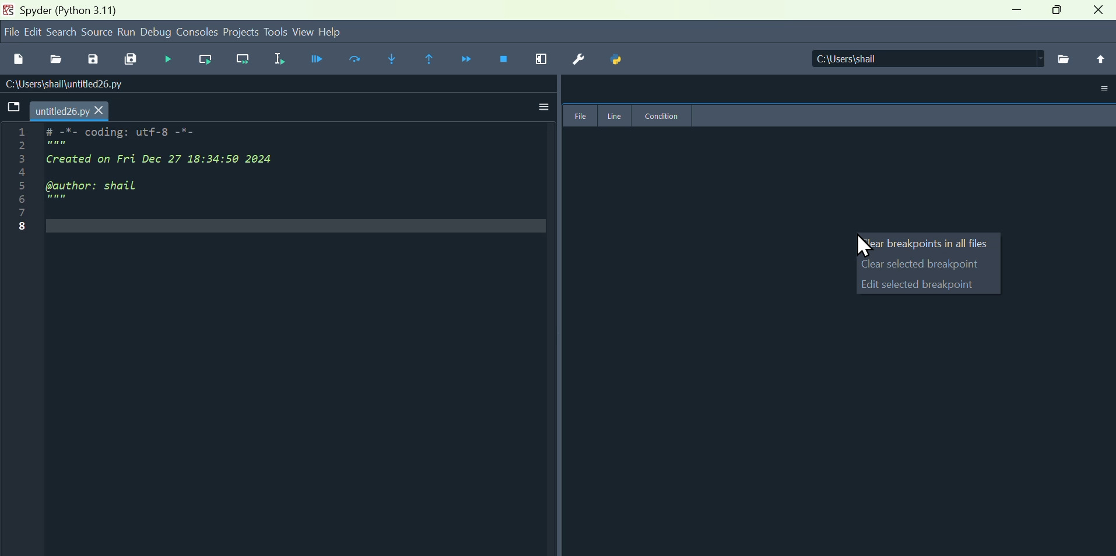 This screenshot has height=556, width=1116. I want to click on C:\Users\shail\untitled26.py, so click(77, 85).